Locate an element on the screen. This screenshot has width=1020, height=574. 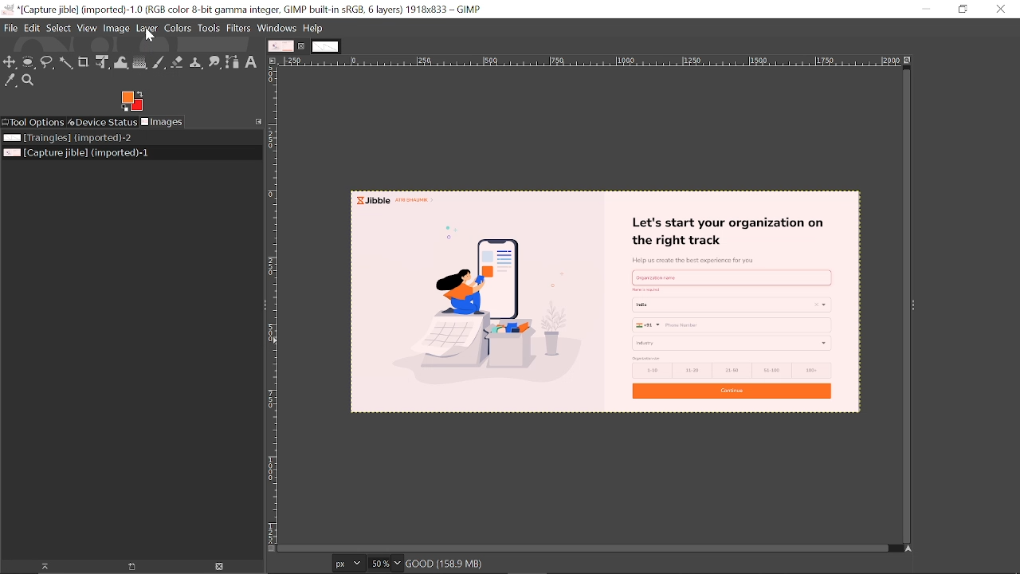
Images is located at coordinates (163, 122).